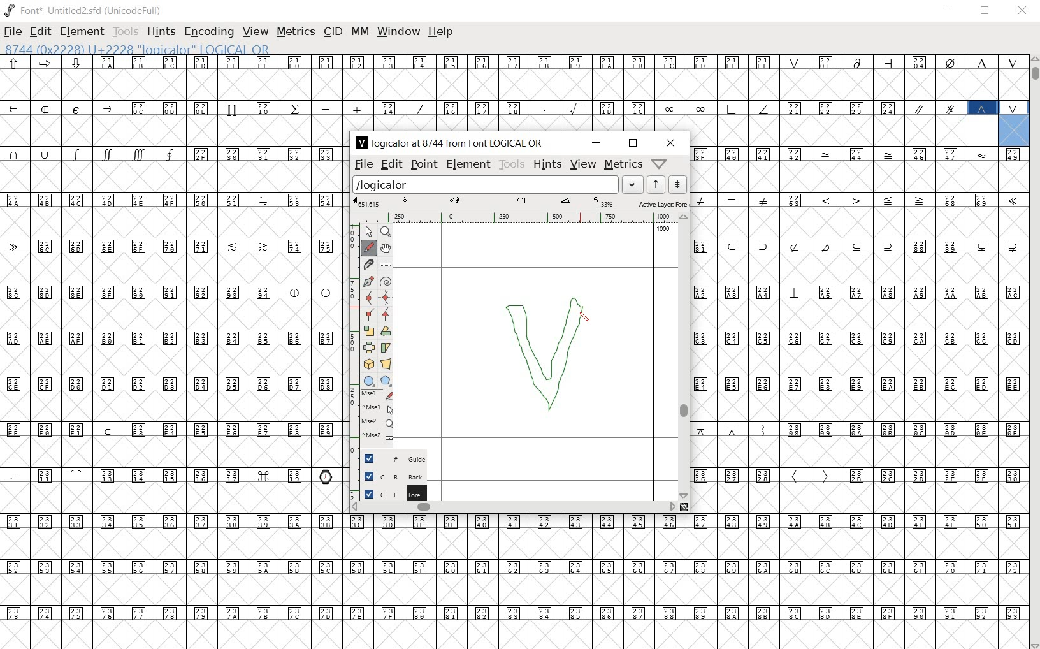 The width and height of the screenshot is (1040, 649). I want to click on glyph characters, so click(687, 604).